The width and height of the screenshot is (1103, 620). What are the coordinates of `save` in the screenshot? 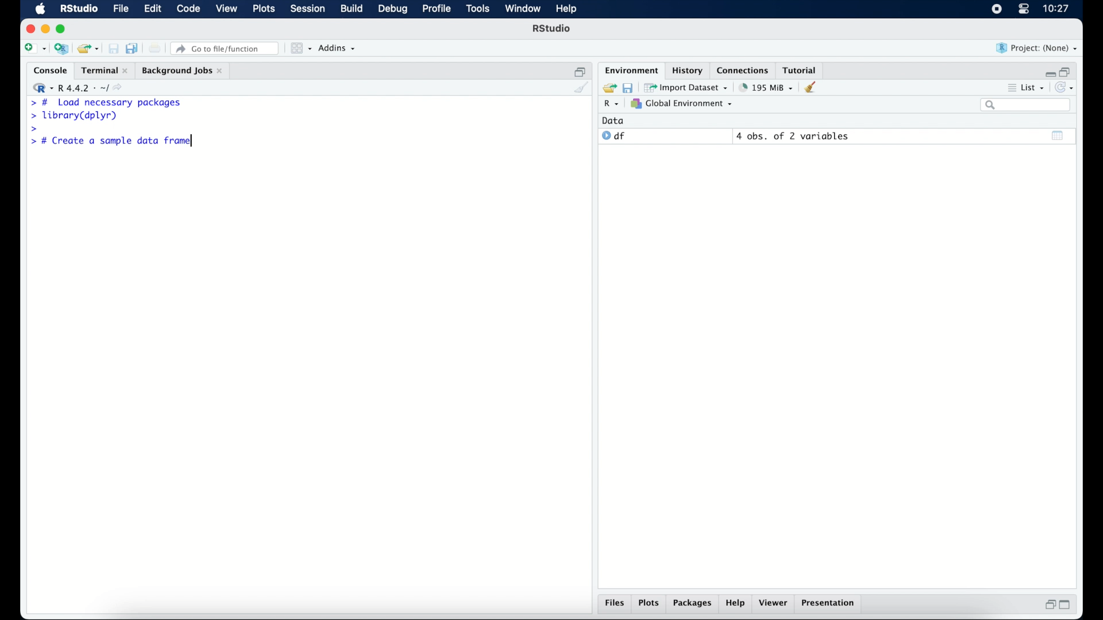 It's located at (627, 87).